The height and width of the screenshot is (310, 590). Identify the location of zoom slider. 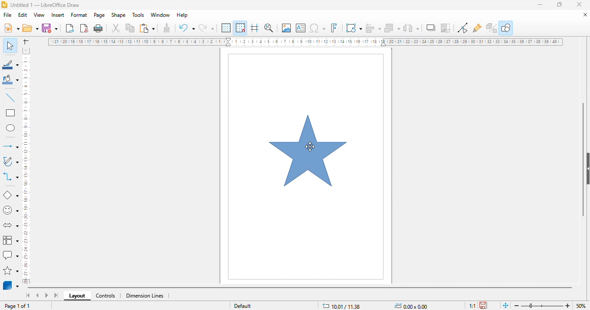
(542, 306).